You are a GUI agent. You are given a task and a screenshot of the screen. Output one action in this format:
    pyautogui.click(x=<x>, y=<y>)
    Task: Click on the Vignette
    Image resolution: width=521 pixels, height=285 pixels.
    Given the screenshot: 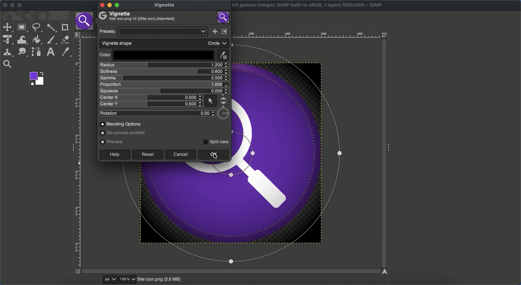 What is the action you would take?
    pyautogui.click(x=165, y=4)
    